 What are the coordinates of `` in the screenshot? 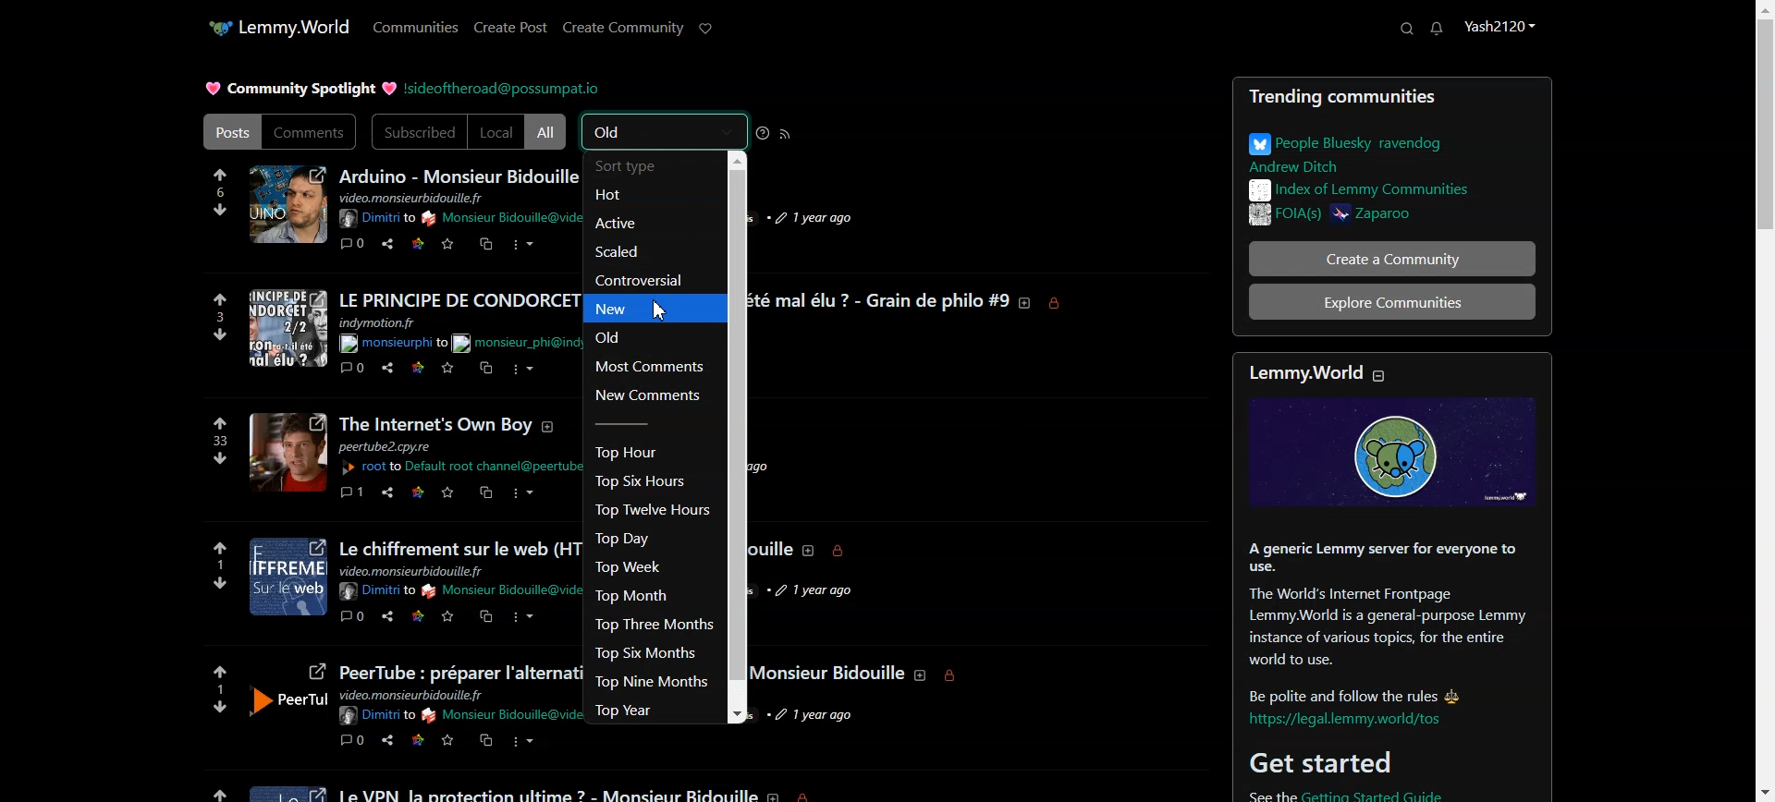 It's located at (524, 619).